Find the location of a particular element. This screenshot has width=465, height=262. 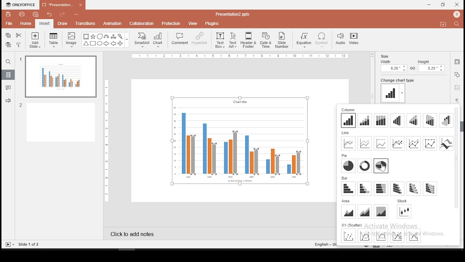

bar 2 is located at coordinates (365, 188).